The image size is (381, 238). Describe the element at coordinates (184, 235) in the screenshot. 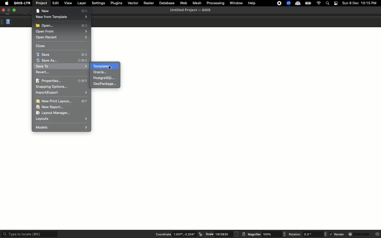

I see `coordinates` at that location.